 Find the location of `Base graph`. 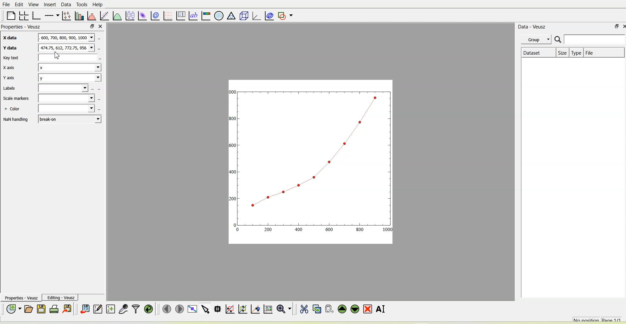

Base graph is located at coordinates (36, 16).